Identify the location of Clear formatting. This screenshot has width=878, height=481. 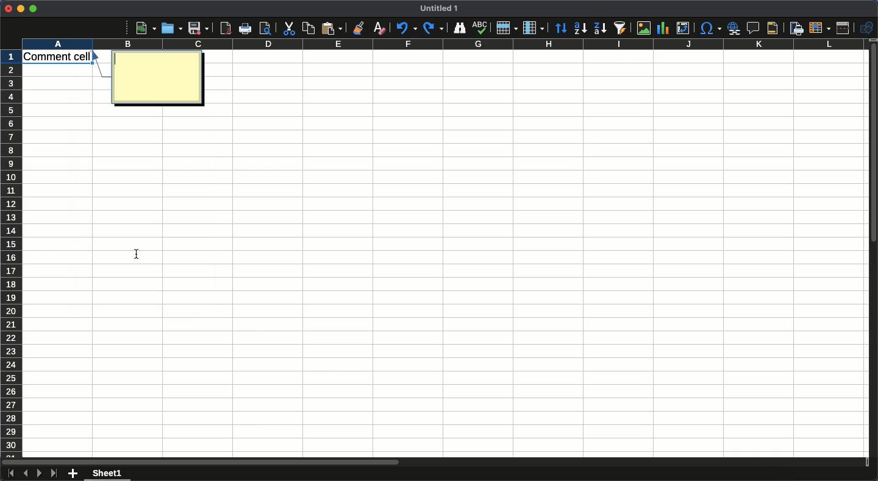
(381, 28).